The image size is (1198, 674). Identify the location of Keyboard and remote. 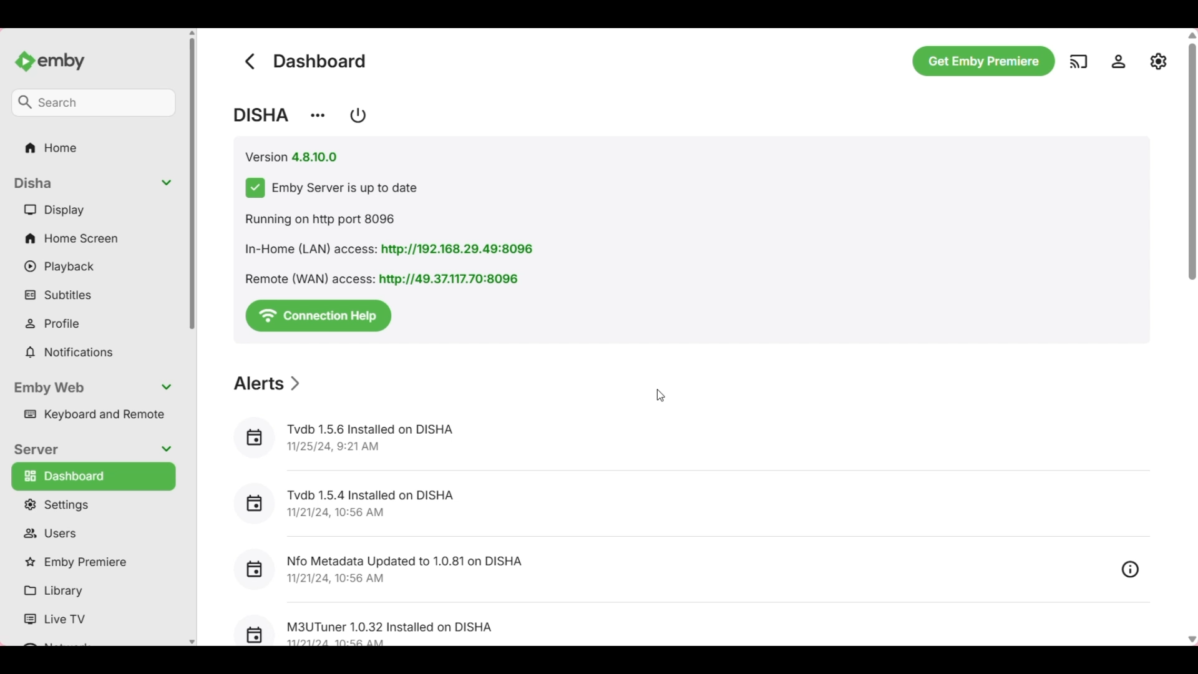
(92, 415).